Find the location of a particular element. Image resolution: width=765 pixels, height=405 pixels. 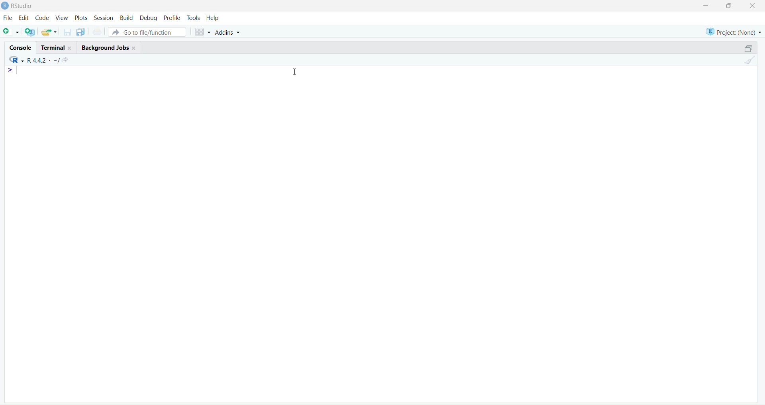

add R file is located at coordinates (30, 32).